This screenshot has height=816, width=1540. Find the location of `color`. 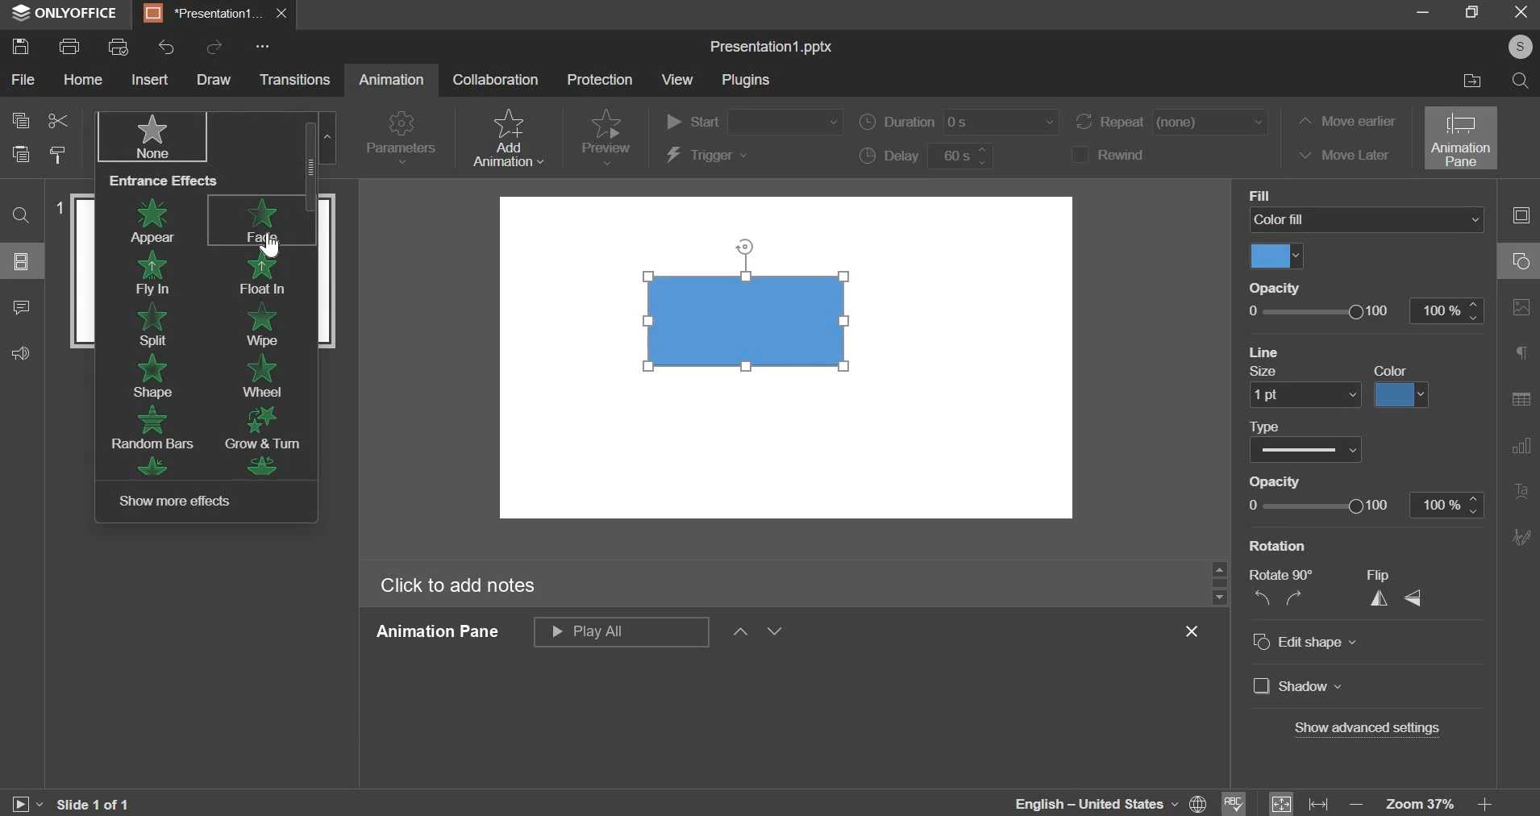

color is located at coordinates (1405, 393).